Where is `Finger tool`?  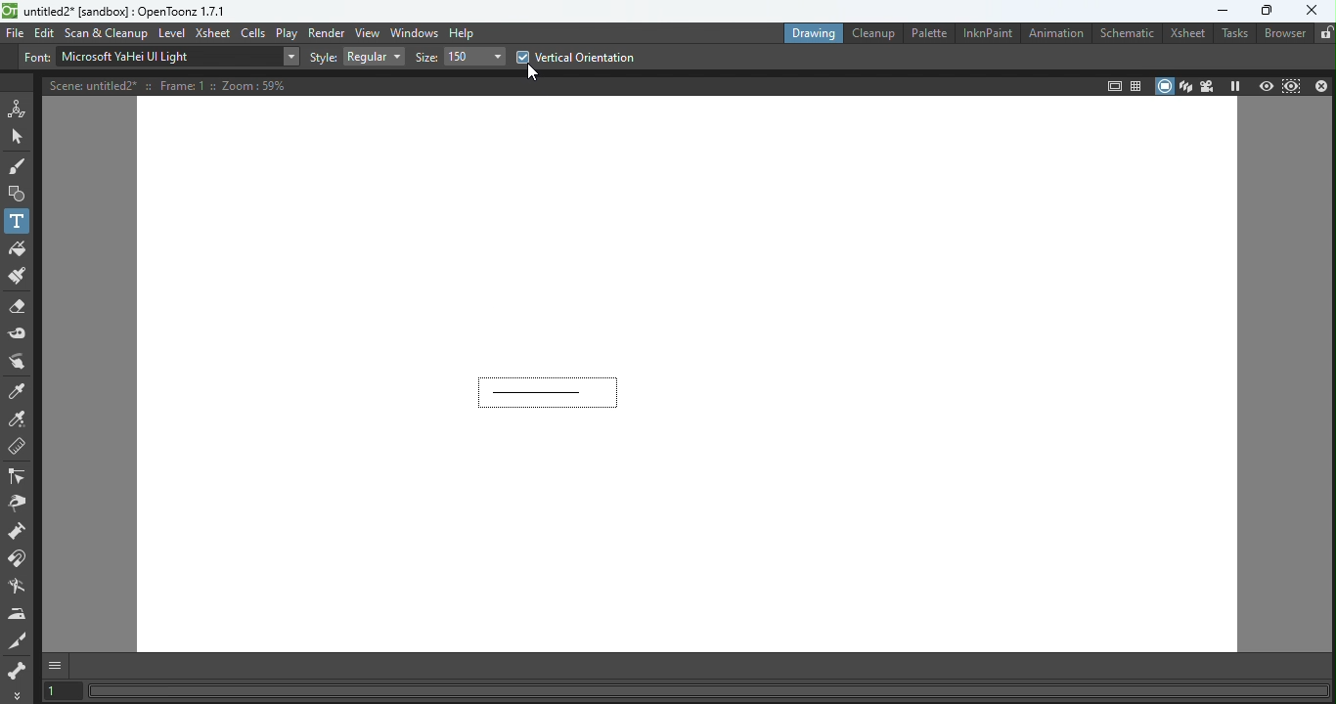
Finger tool is located at coordinates (19, 361).